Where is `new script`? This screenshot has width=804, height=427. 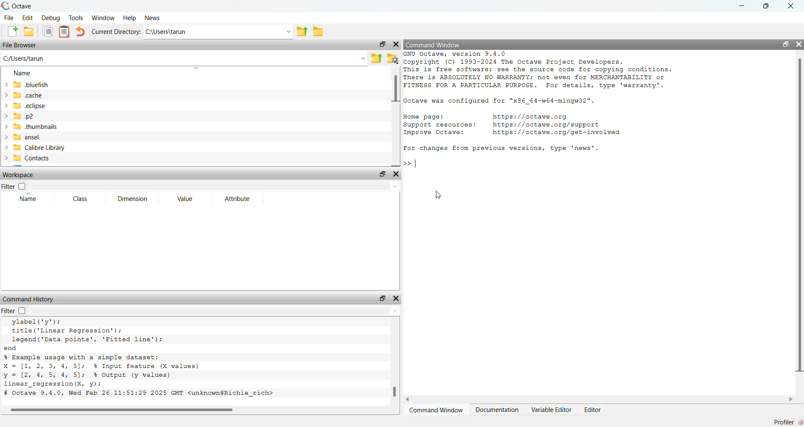 new script is located at coordinates (10, 31).